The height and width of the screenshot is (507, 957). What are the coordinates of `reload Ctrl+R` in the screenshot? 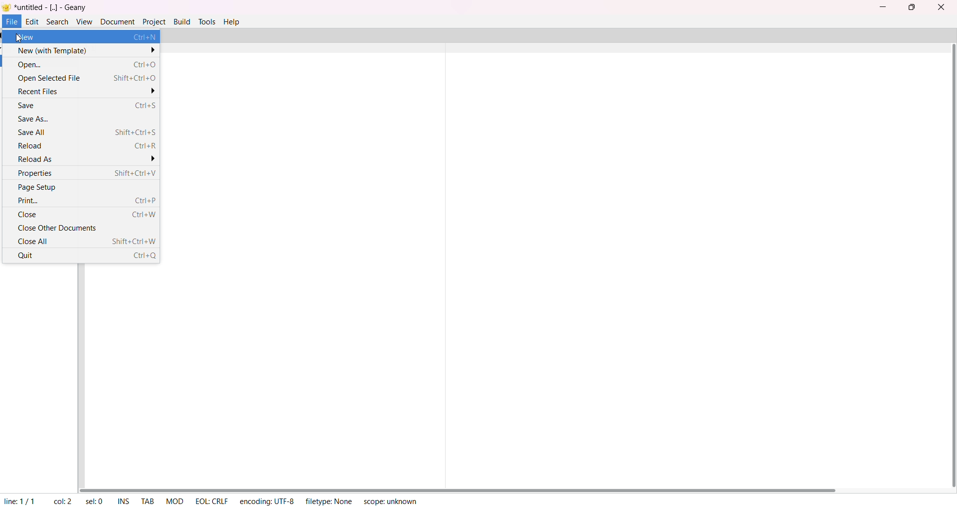 It's located at (88, 146).